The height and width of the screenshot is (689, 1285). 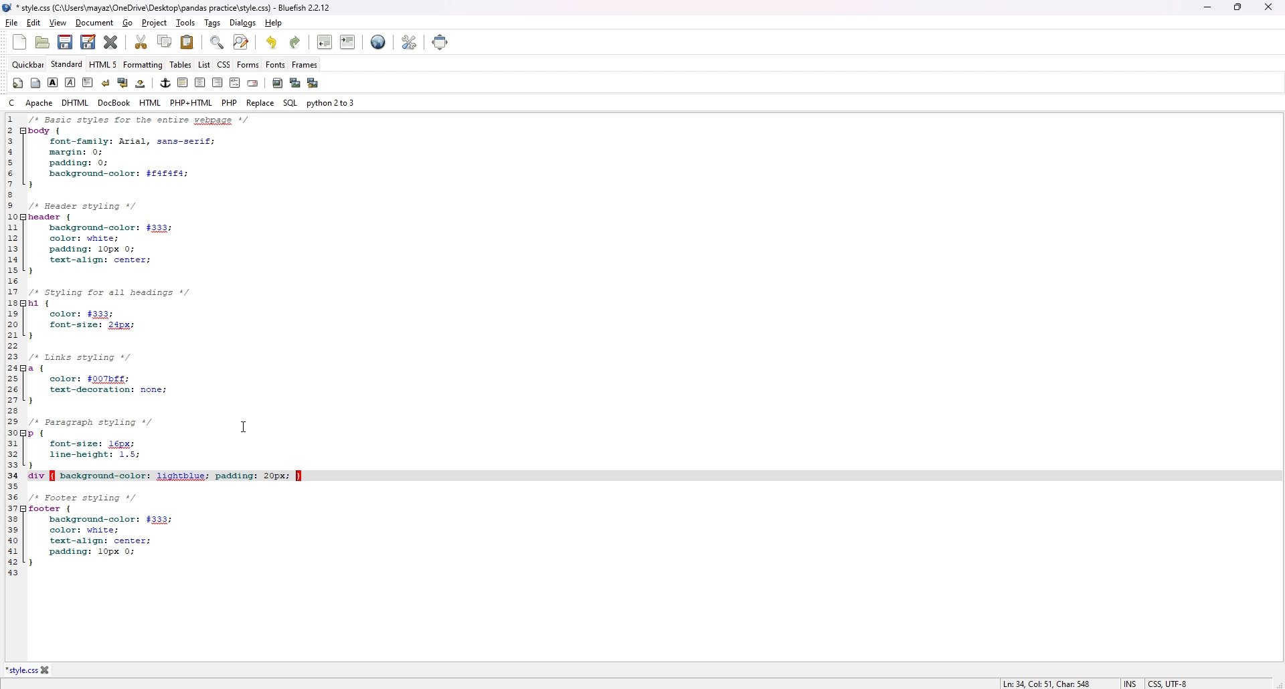 I want to click on insert thumbnail, so click(x=295, y=84).